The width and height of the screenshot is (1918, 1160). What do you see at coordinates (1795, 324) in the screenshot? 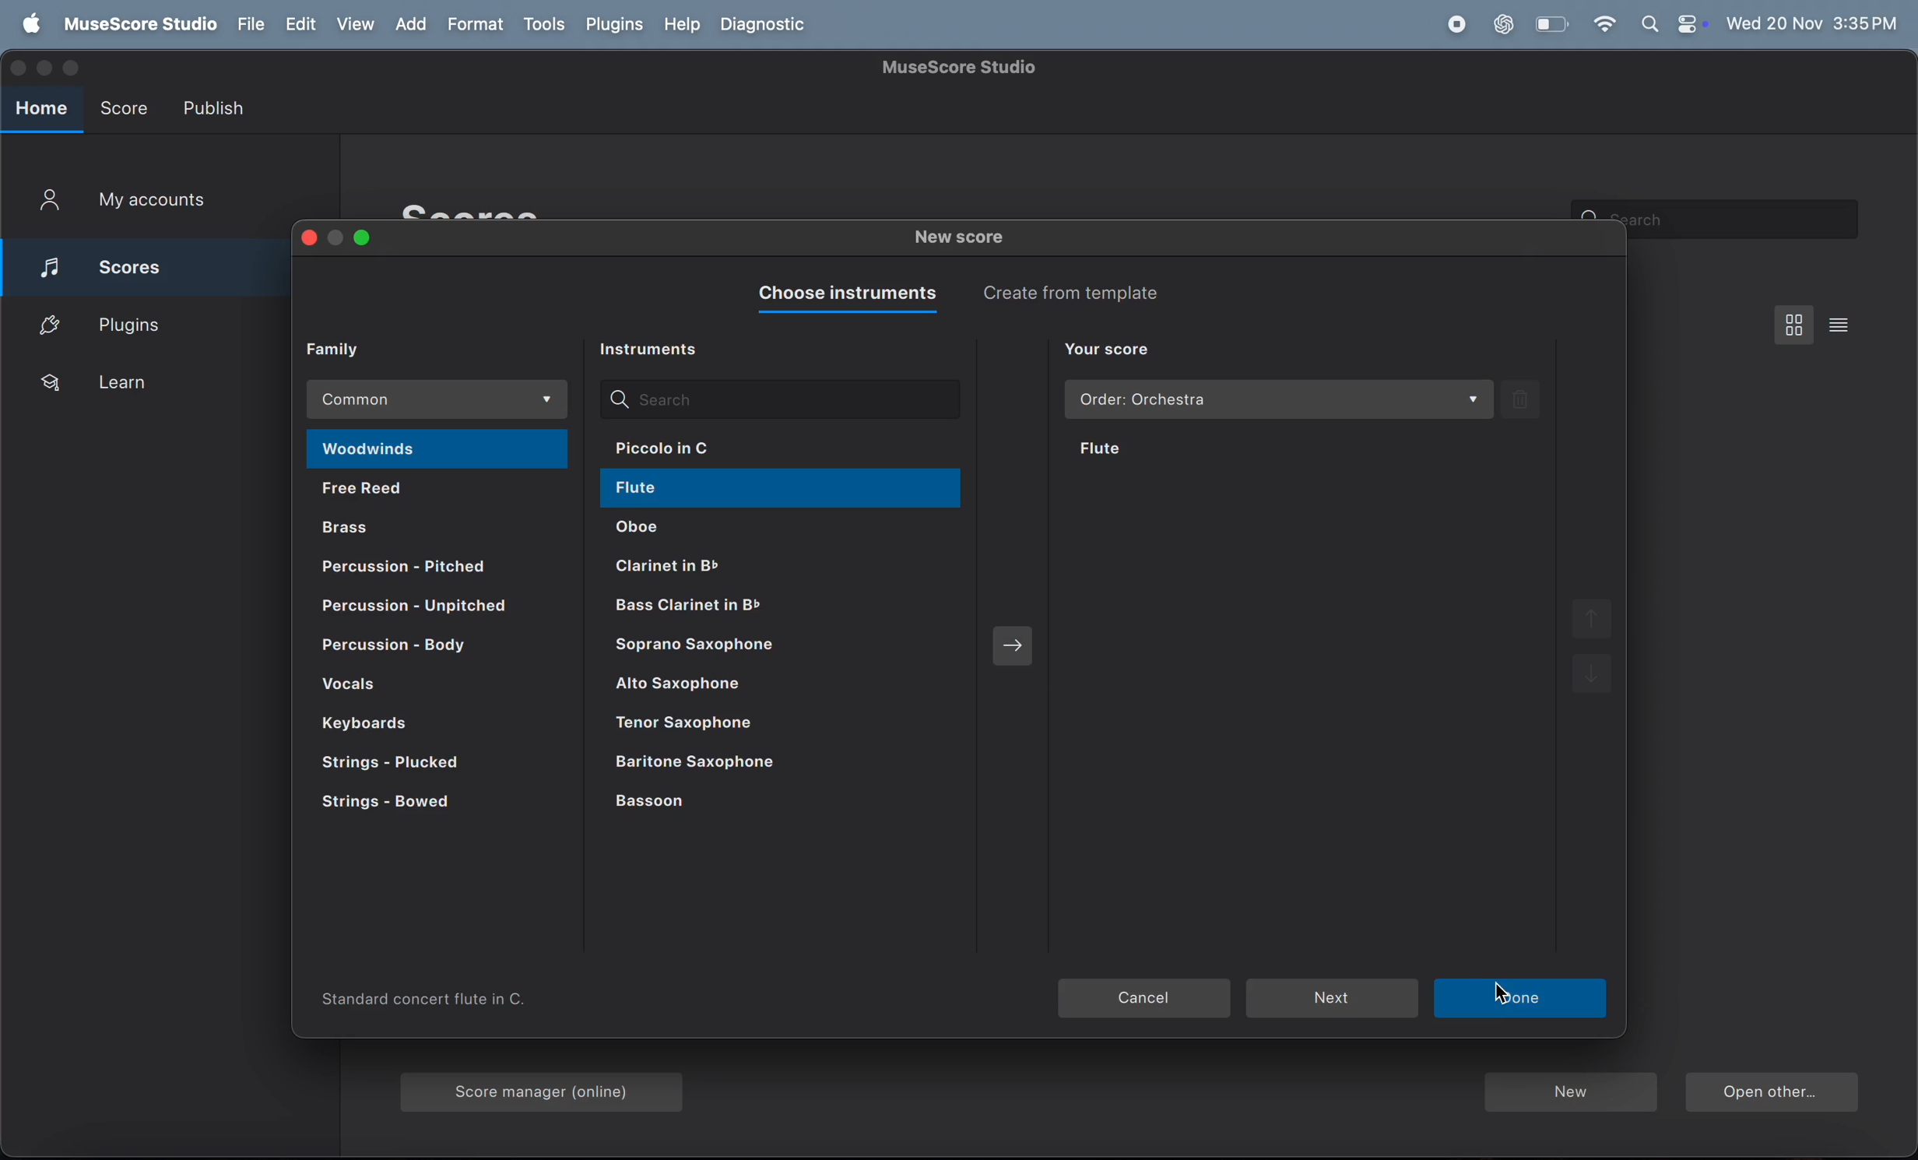
I see `view menu` at bounding box center [1795, 324].